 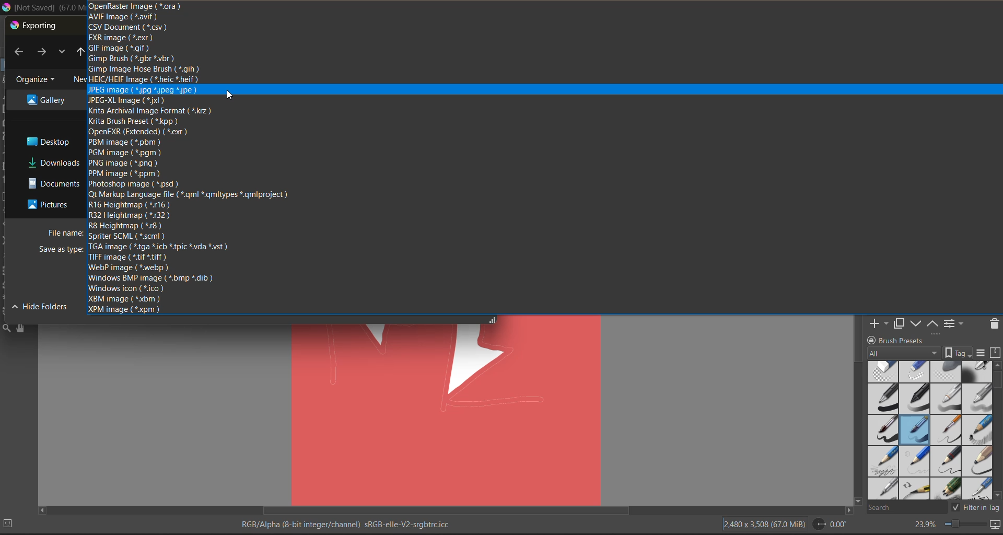 What do you see at coordinates (830, 525) in the screenshot?
I see `flip angle` at bounding box center [830, 525].